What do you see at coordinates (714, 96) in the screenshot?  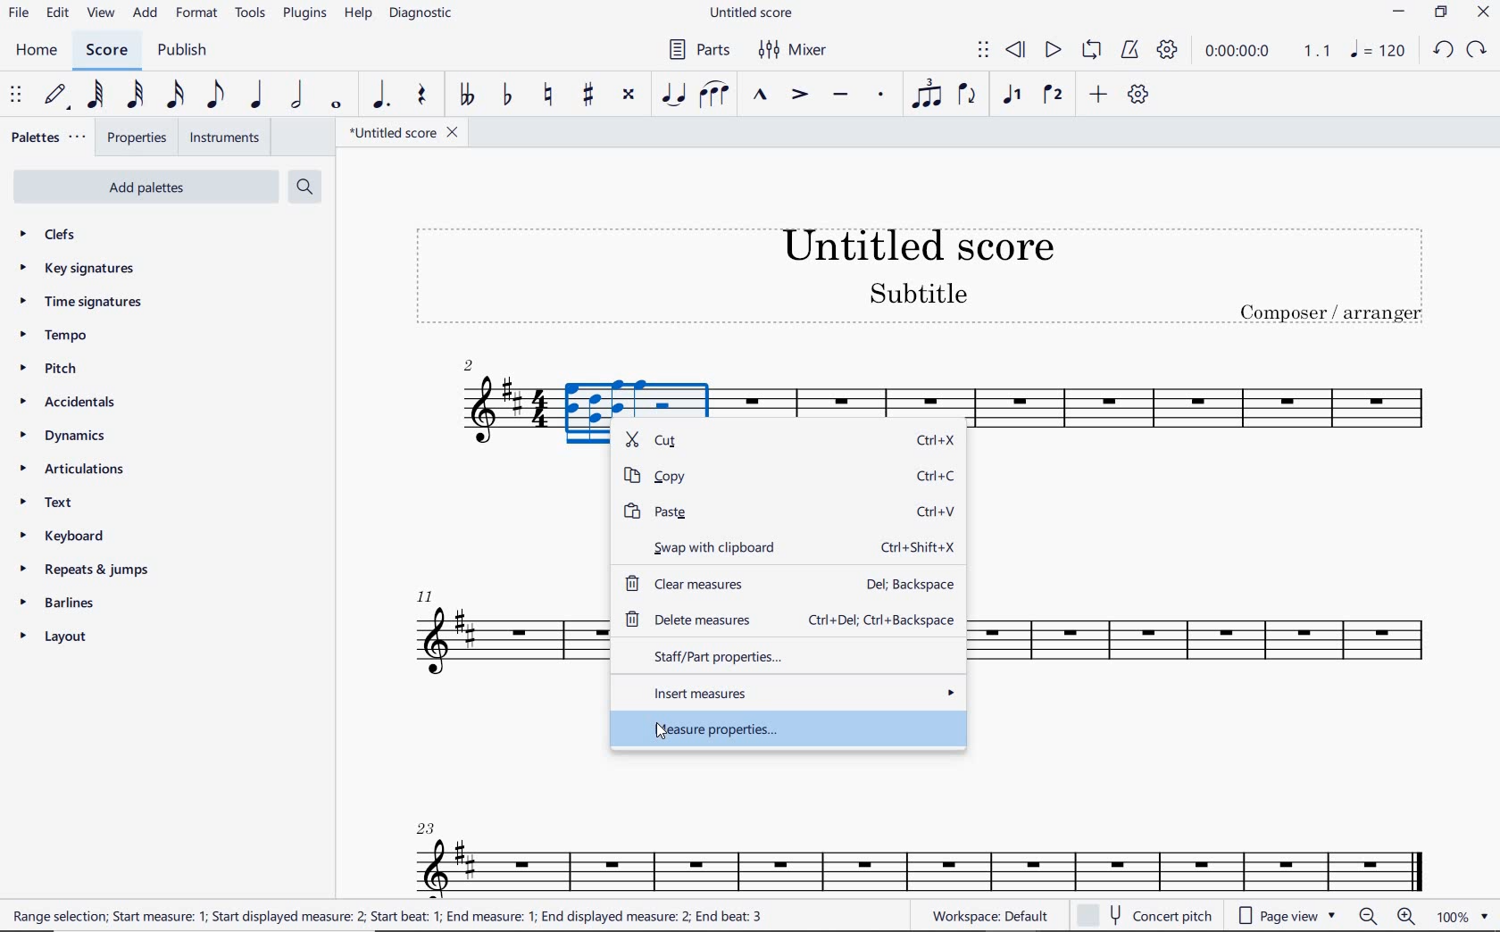 I see `SLUR` at bounding box center [714, 96].